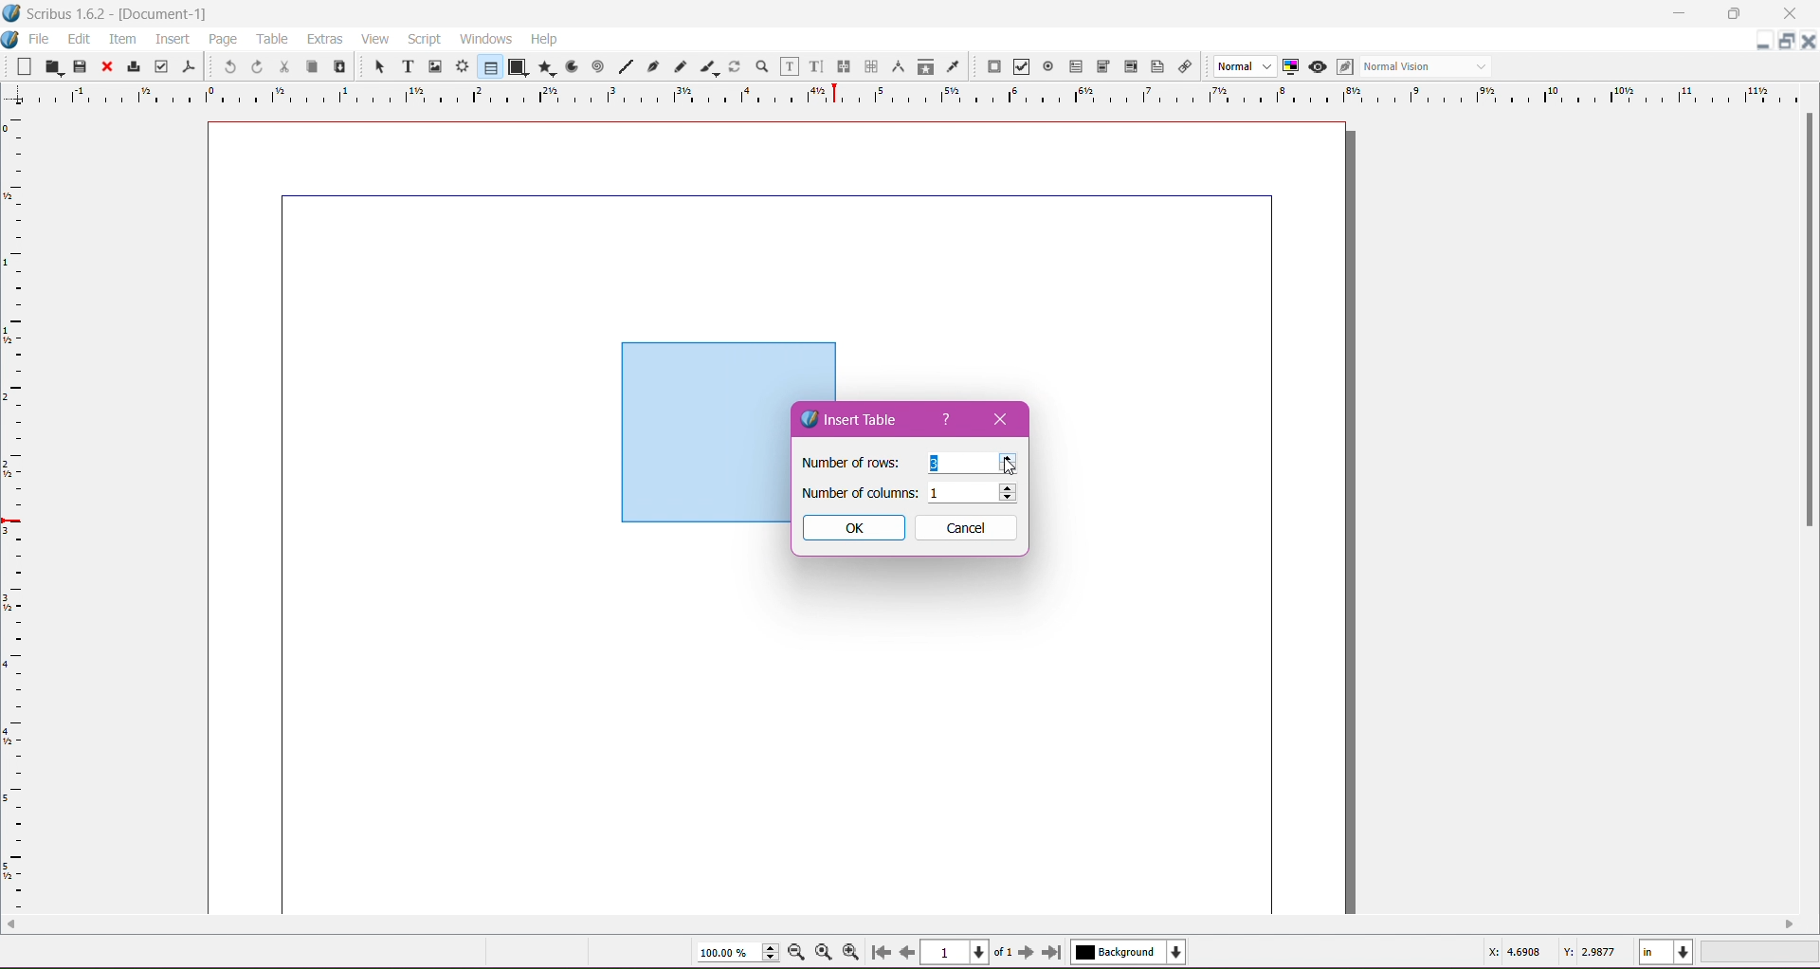 The height and width of the screenshot is (969, 1820). What do you see at coordinates (122, 39) in the screenshot?
I see `Item` at bounding box center [122, 39].